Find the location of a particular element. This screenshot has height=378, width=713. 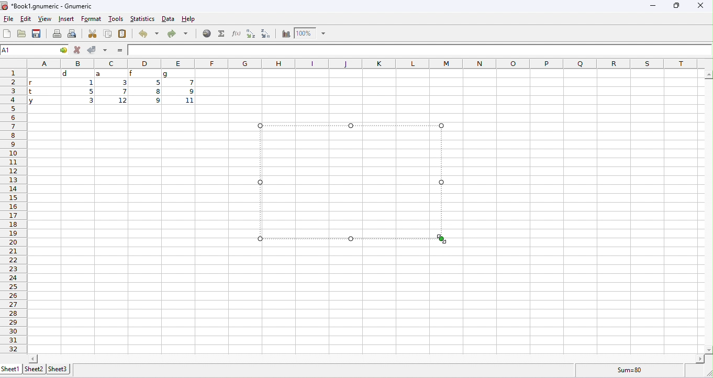

print preview is located at coordinates (74, 34).